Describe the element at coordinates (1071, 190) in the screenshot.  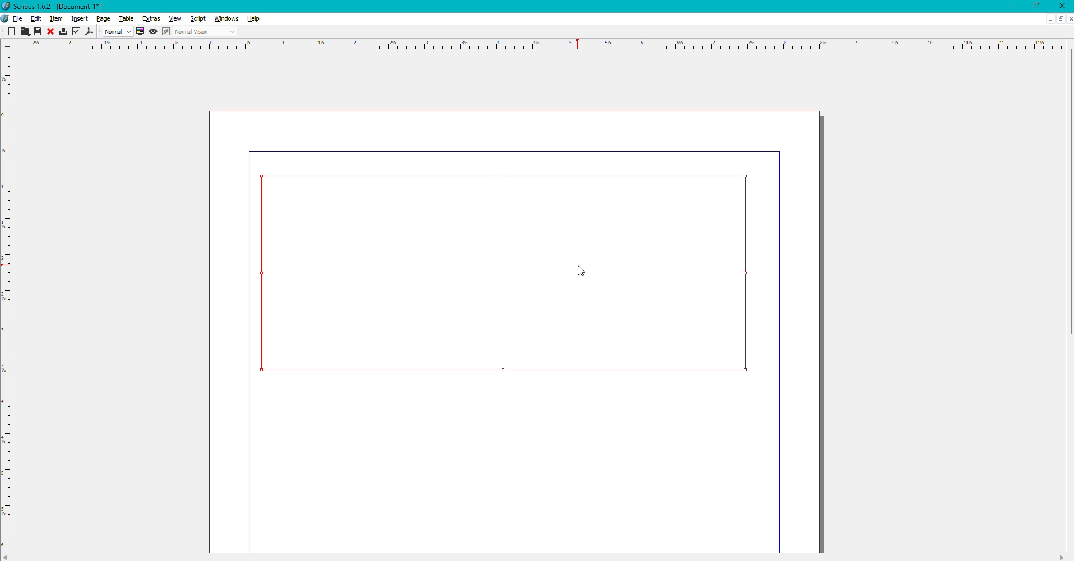
I see `scroll bar` at that location.